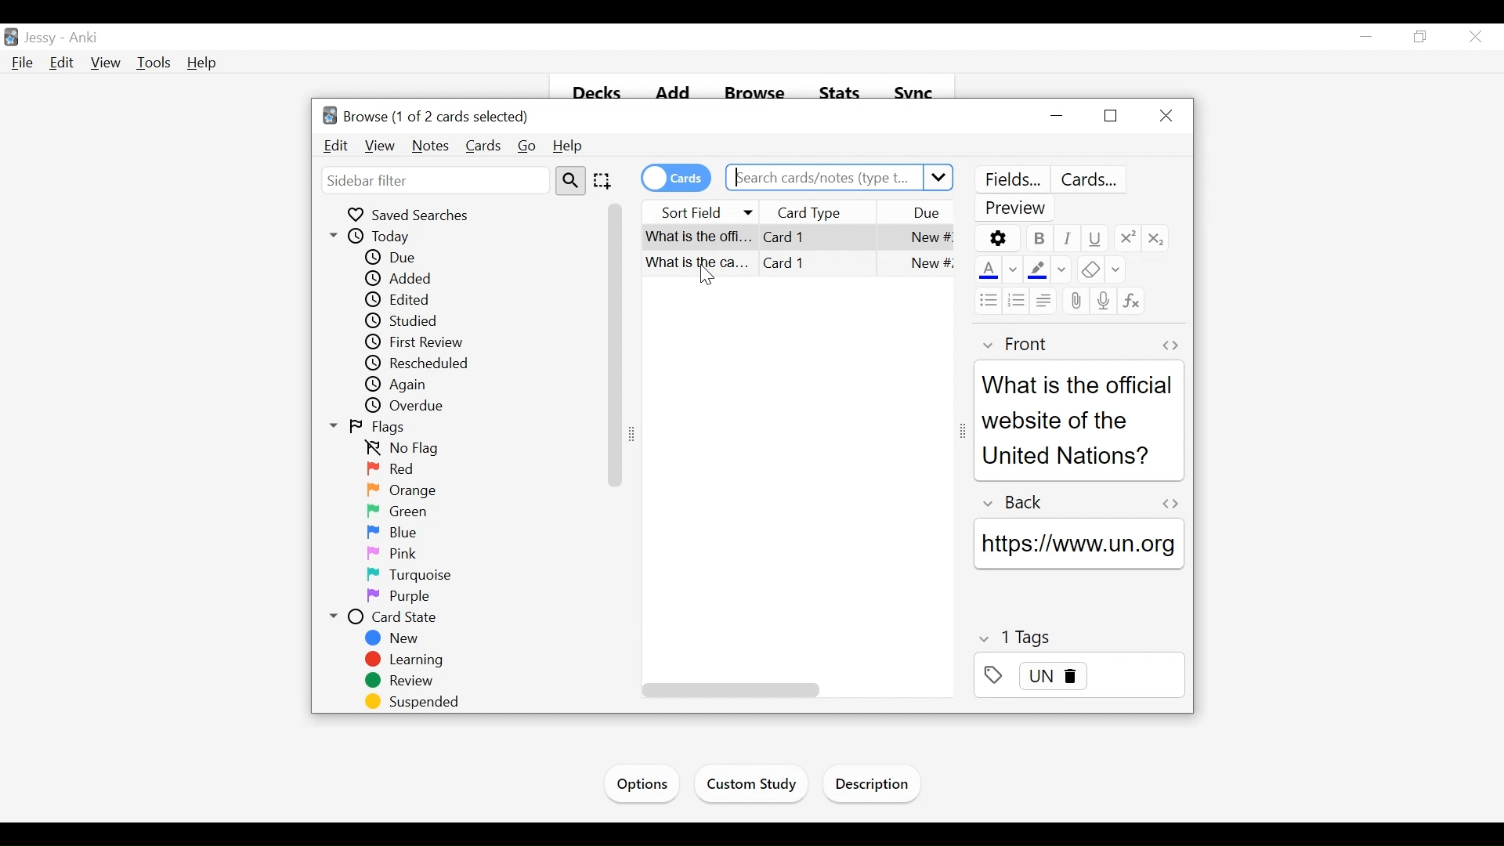 The image size is (1504, 846). What do you see at coordinates (406, 490) in the screenshot?
I see `Orange` at bounding box center [406, 490].